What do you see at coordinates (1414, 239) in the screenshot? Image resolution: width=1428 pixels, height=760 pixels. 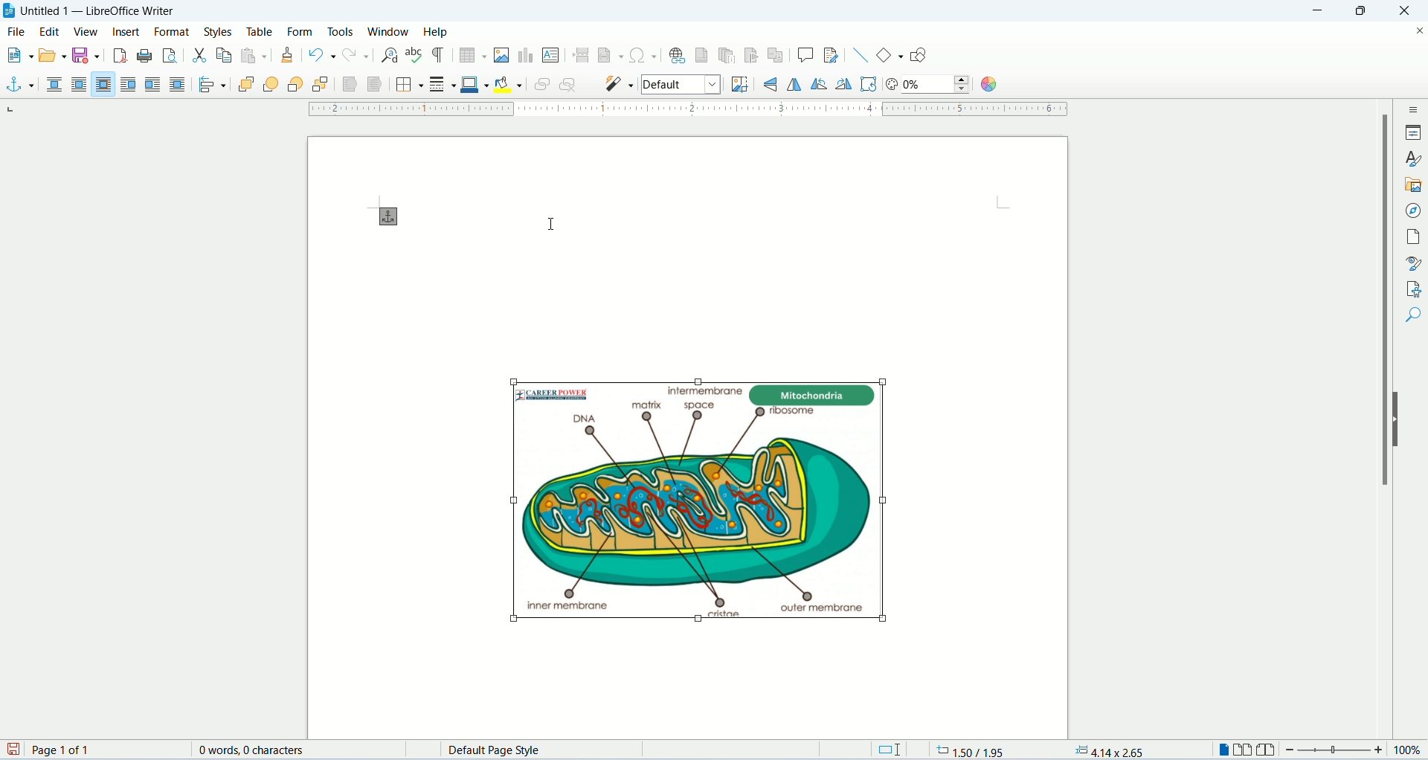 I see `pages` at bounding box center [1414, 239].